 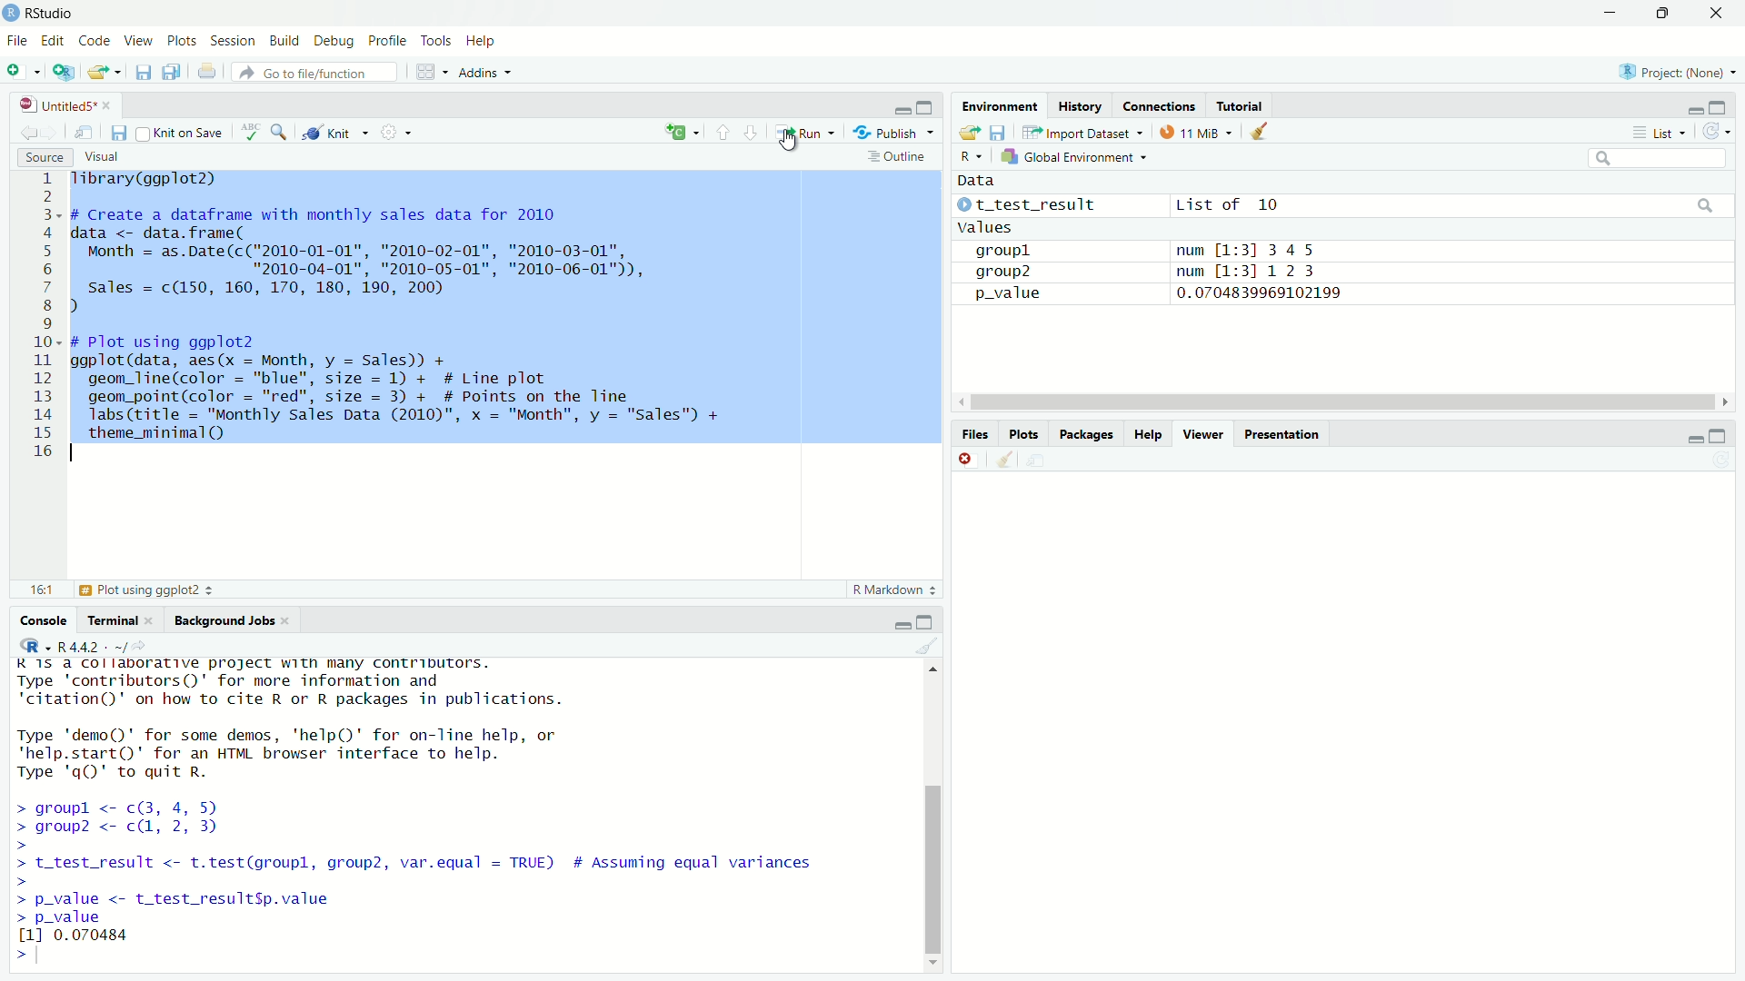 I want to click on go back, so click(x=36, y=131).